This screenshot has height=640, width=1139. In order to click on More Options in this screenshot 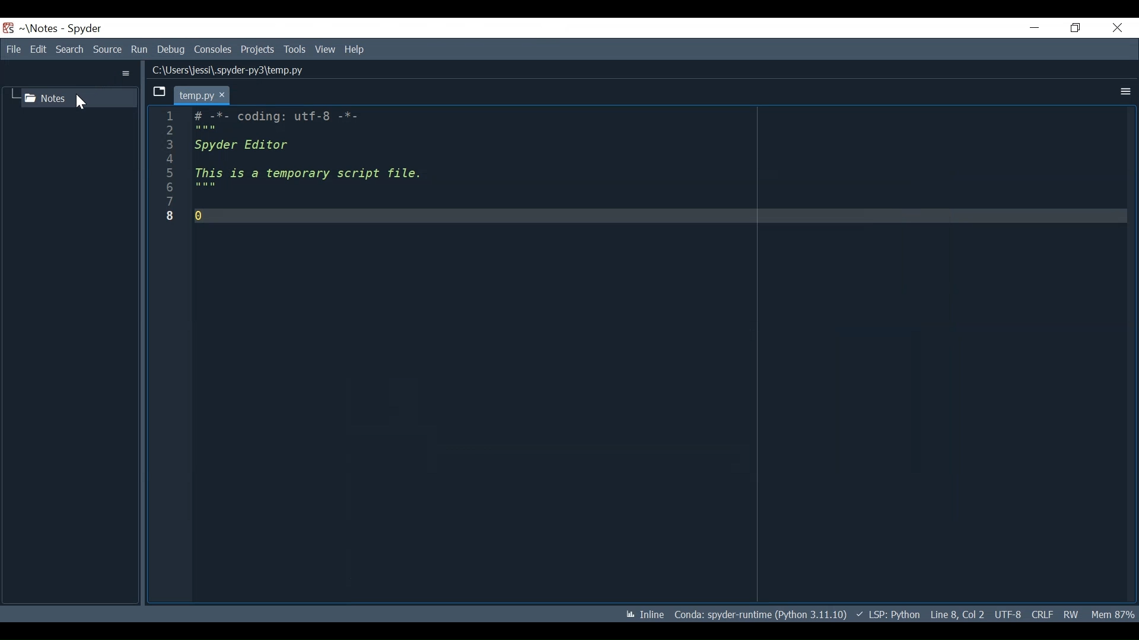, I will do `click(126, 74)`.